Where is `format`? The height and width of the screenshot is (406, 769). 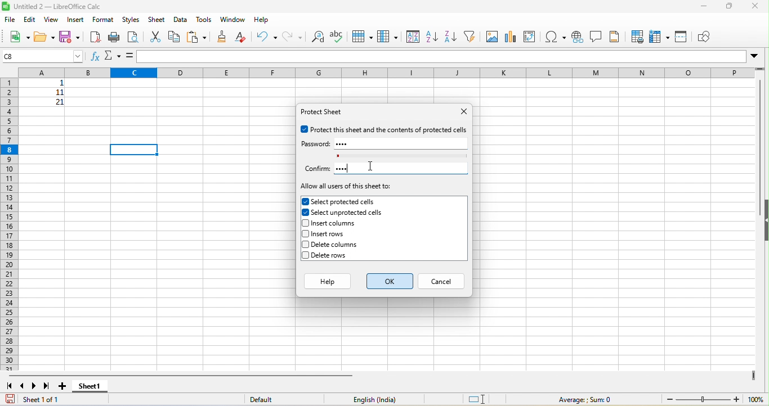 format is located at coordinates (104, 20).